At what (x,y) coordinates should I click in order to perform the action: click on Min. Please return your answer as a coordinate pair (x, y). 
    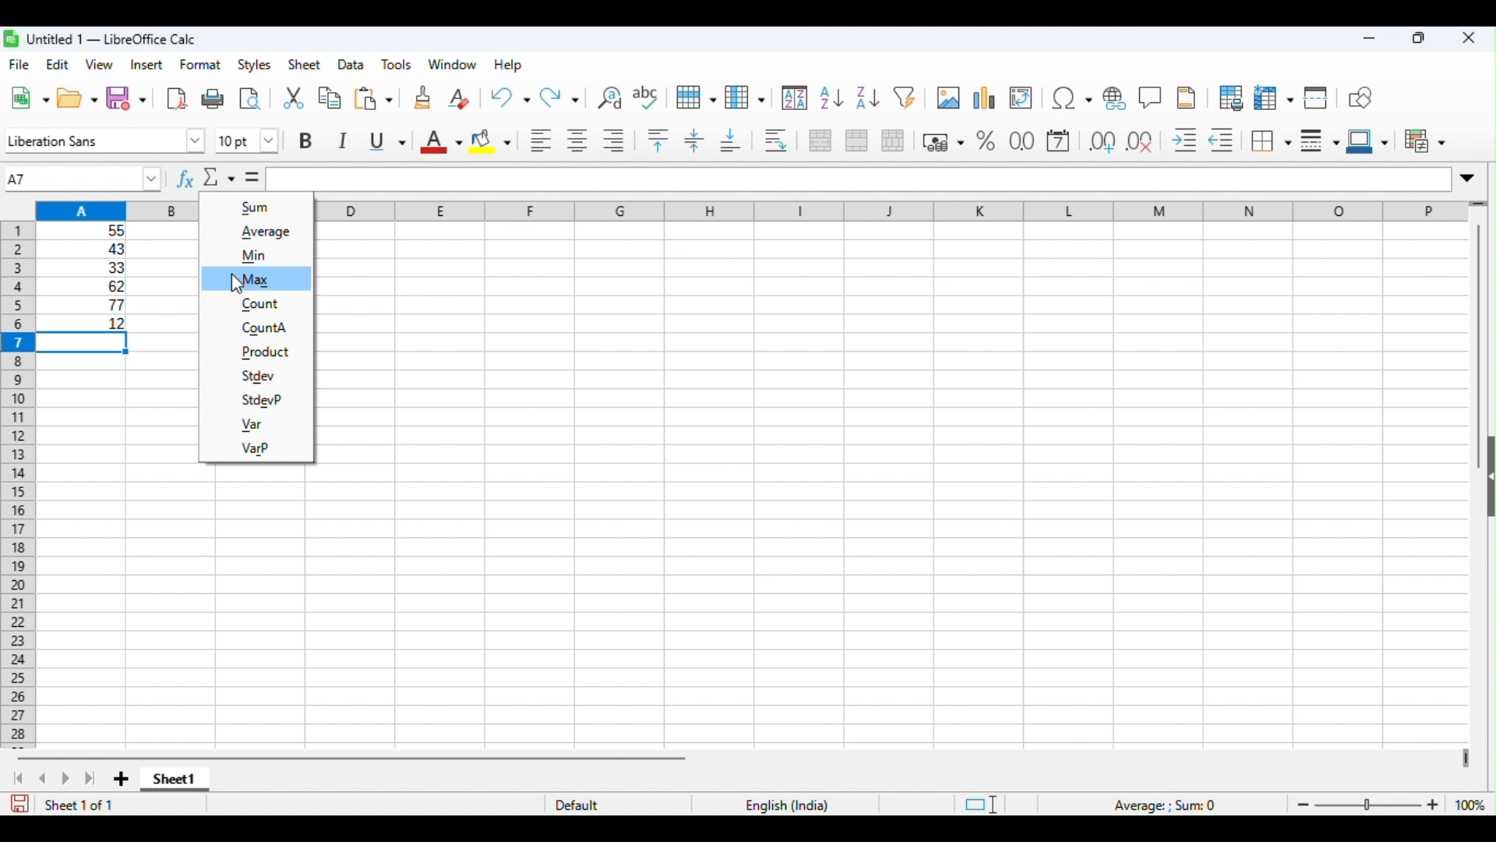
    Looking at the image, I should click on (263, 254).